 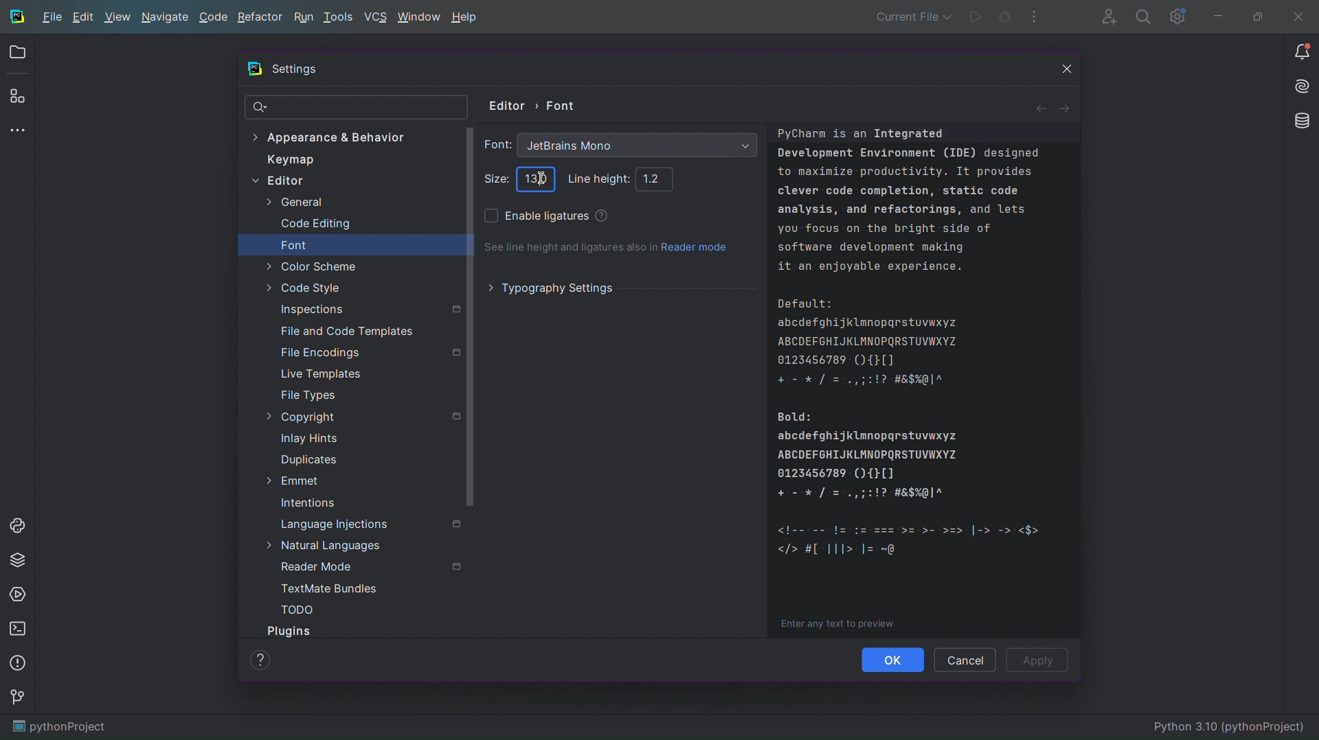 I want to click on Back, so click(x=1039, y=107).